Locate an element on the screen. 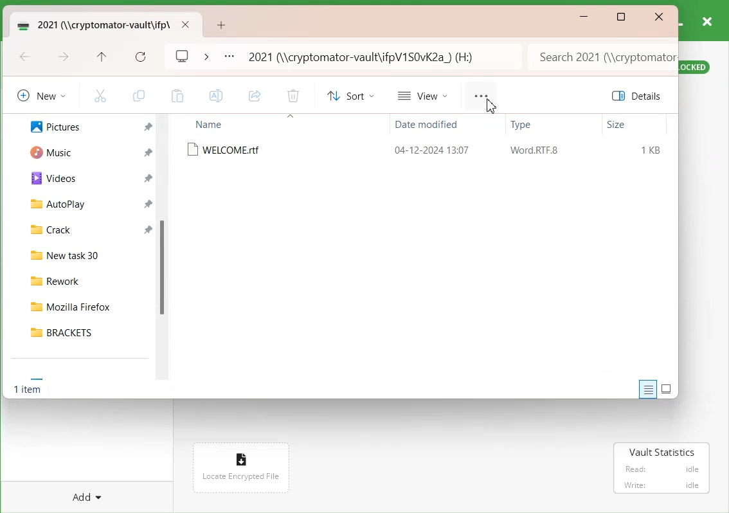 This screenshot has height=513, width=729. Rename is located at coordinates (217, 96).